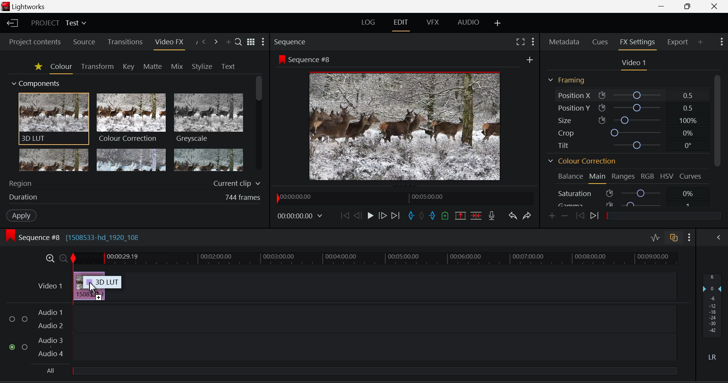 The image size is (728, 383). What do you see at coordinates (580, 216) in the screenshot?
I see `Previous keyframe` at bounding box center [580, 216].